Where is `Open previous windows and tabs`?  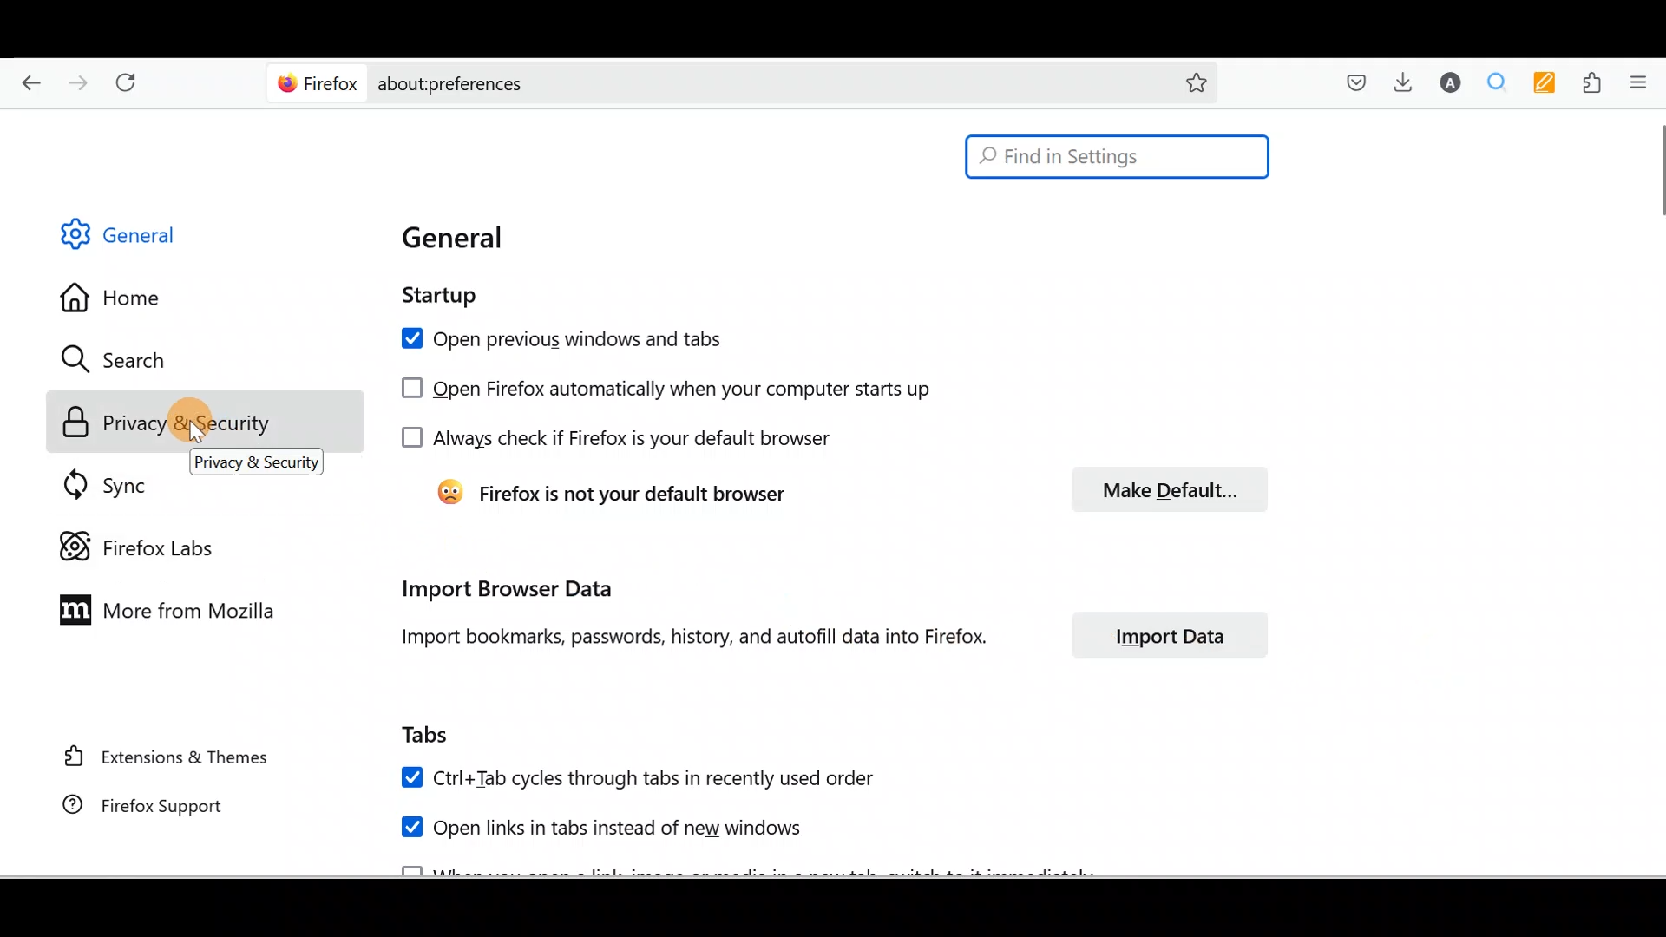
Open previous windows and tabs is located at coordinates (602, 338).